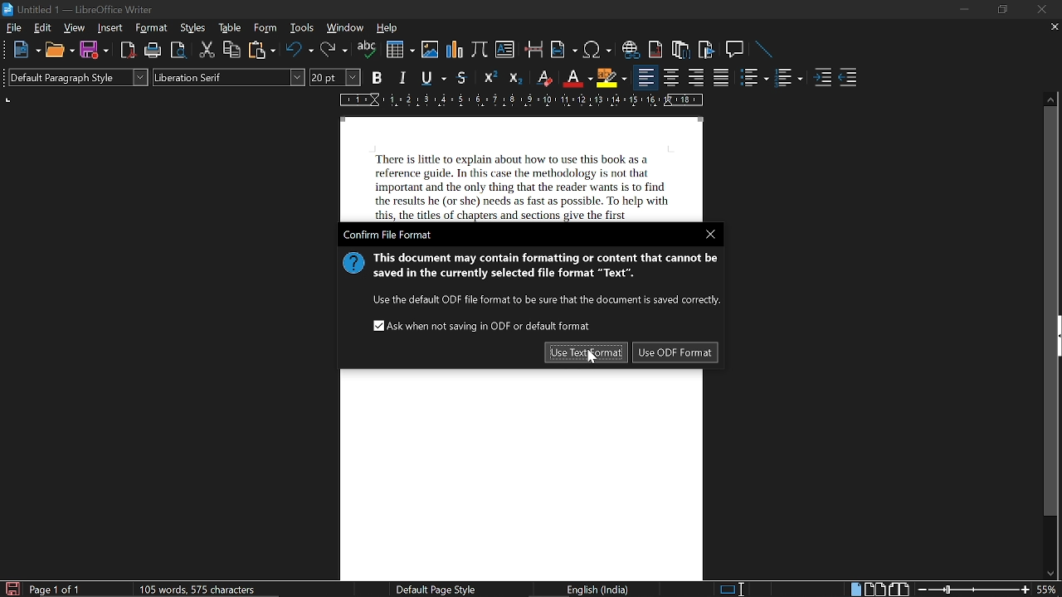  I want to click on close, so click(711, 234).